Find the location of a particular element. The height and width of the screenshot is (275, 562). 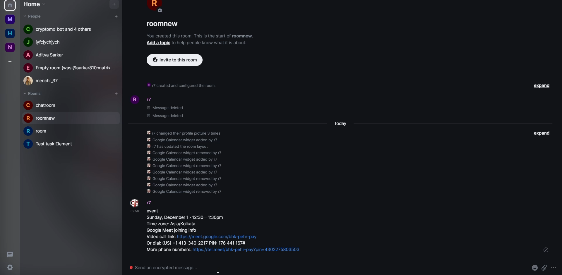

people is located at coordinates (62, 29).